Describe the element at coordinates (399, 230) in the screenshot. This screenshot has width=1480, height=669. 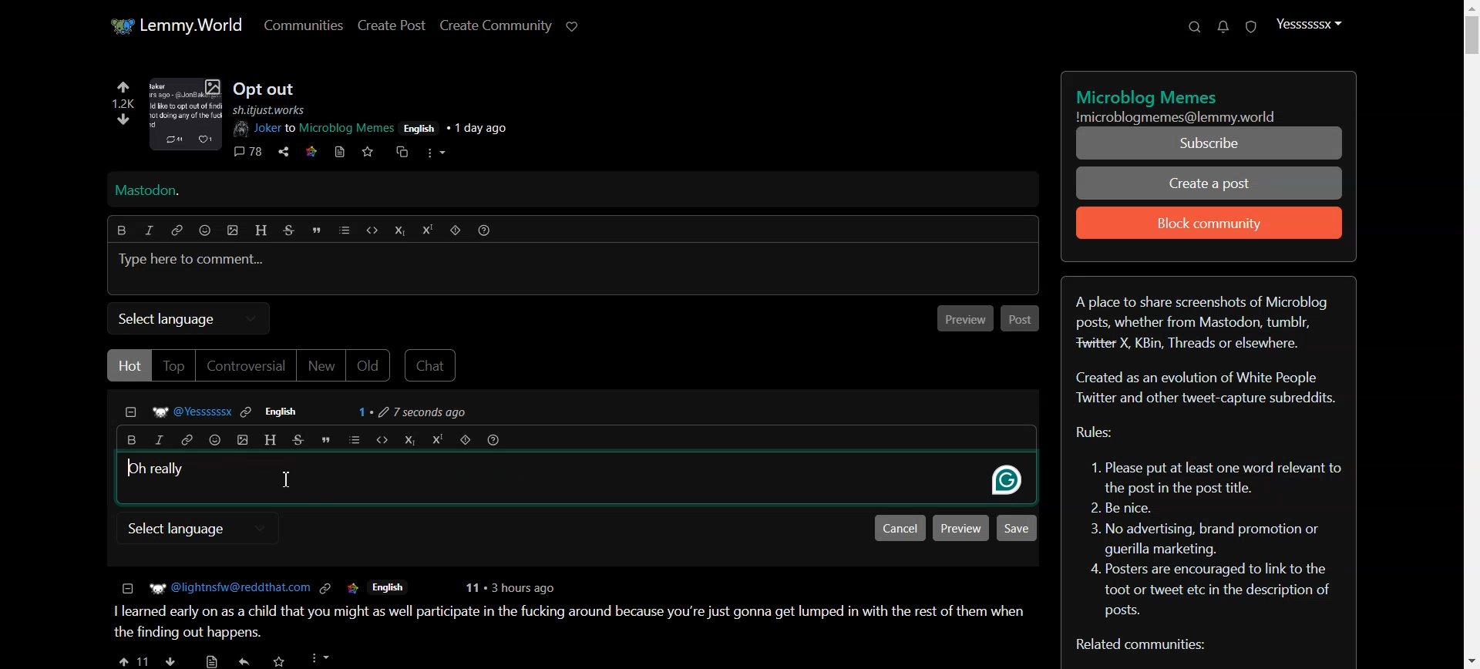
I see `Subscript` at that location.